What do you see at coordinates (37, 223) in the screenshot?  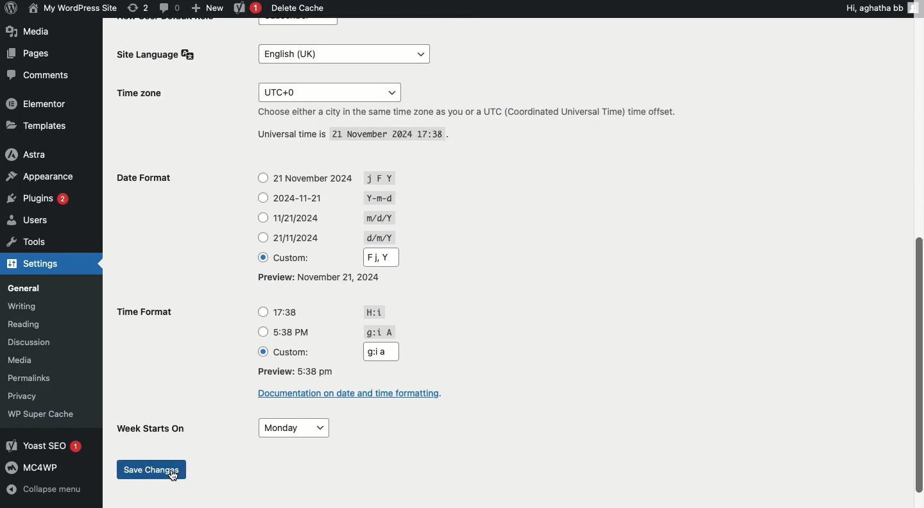 I see `Users` at bounding box center [37, 223].